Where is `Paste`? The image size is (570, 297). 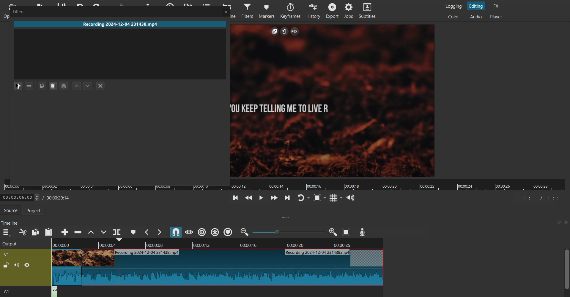
Paste is located at coordinates (49, 232).